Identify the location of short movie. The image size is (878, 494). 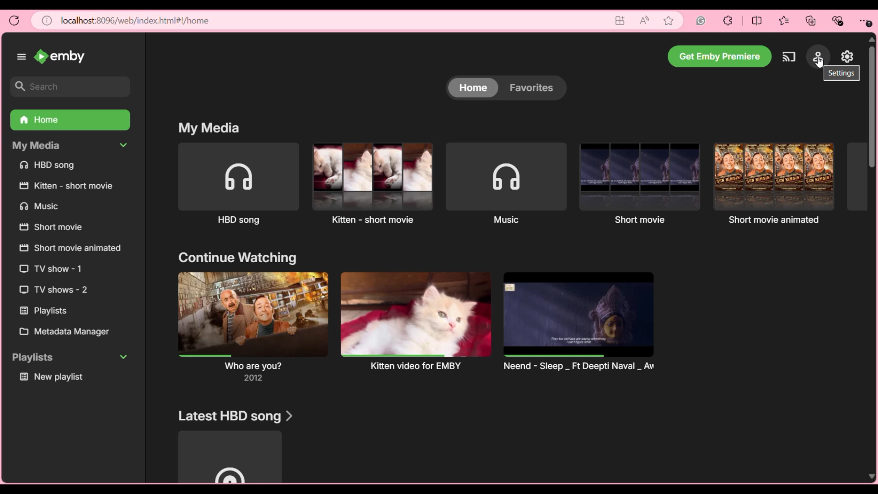
(50, 228).